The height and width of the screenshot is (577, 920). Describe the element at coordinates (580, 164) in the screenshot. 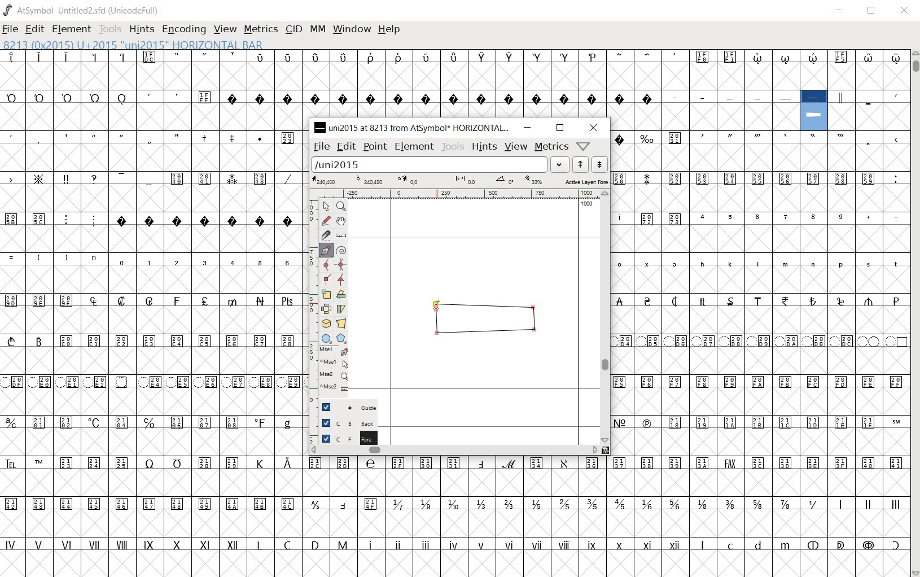

I see `show the next word on the list` at that location.